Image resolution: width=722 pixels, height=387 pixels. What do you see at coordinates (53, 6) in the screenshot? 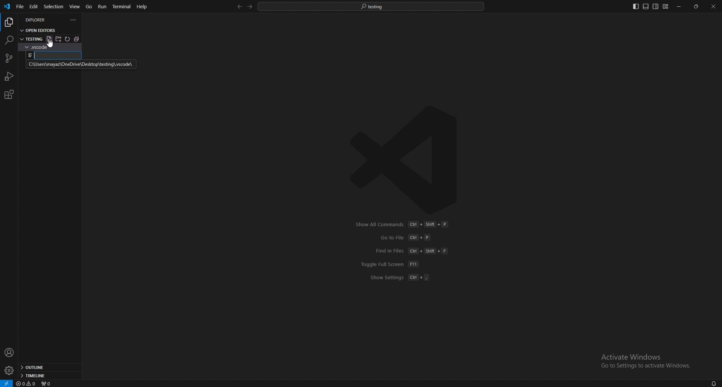
I see `selection` at bounding box center [53, 6].